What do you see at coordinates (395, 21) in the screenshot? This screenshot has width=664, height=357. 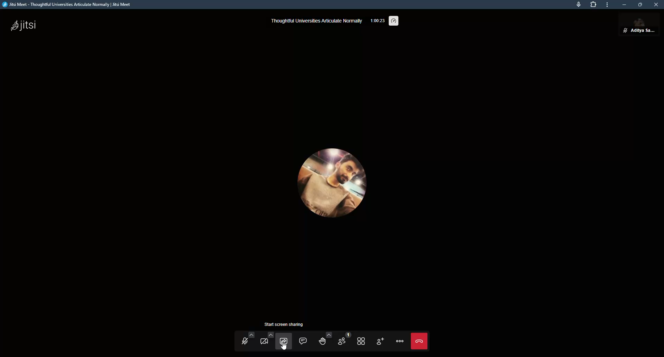 I see `performance settings` at bounding box center [395, 21].